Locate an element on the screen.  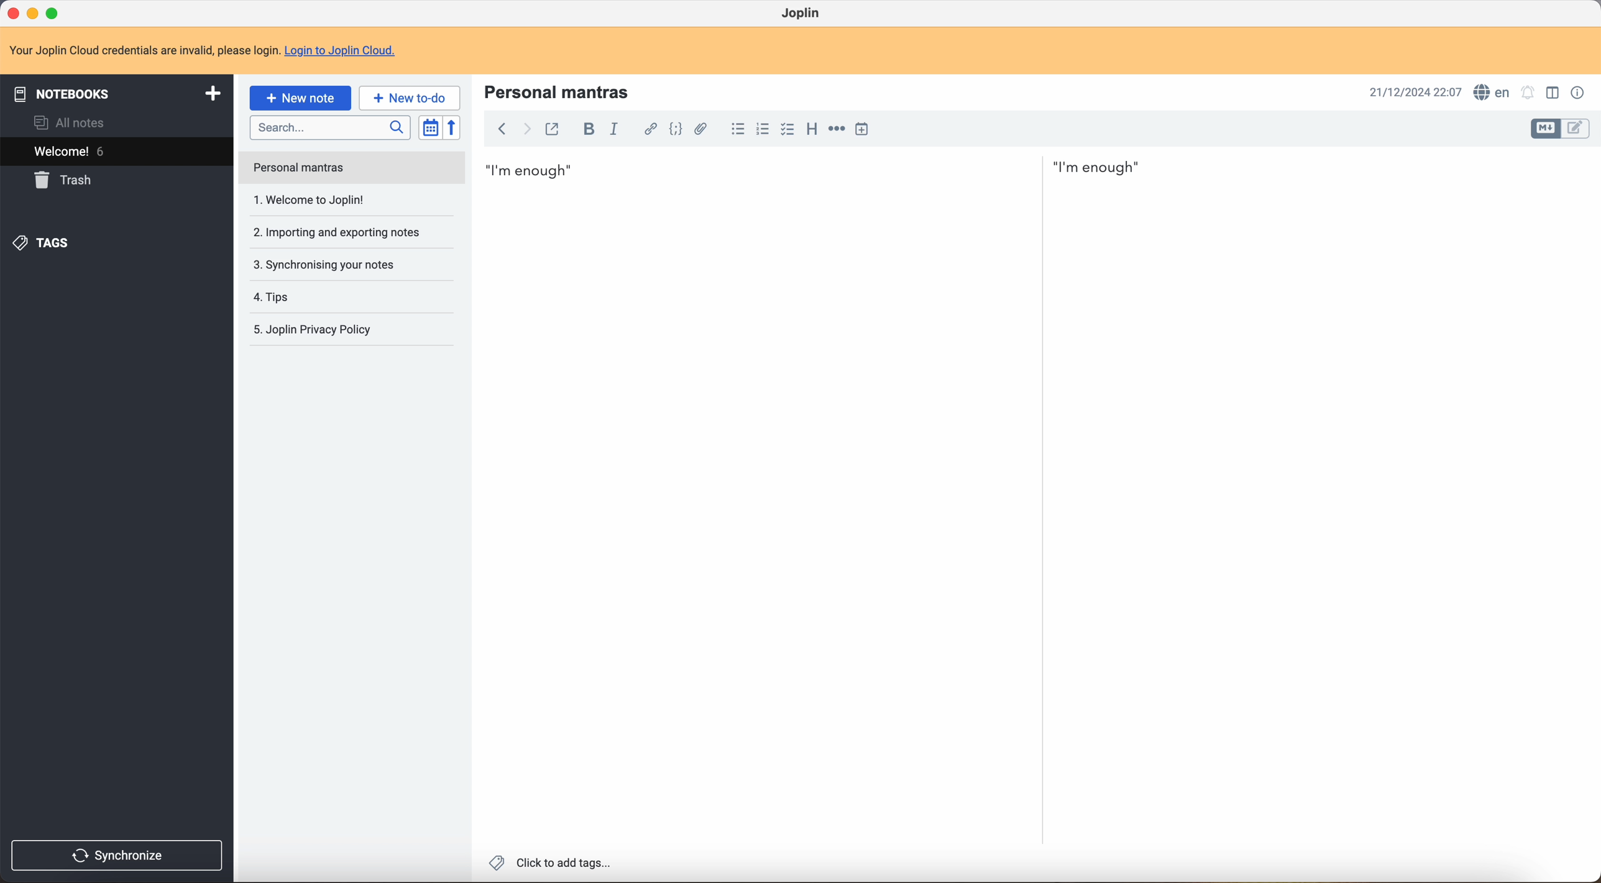
set alarm is located at coordinates (1529, 92).